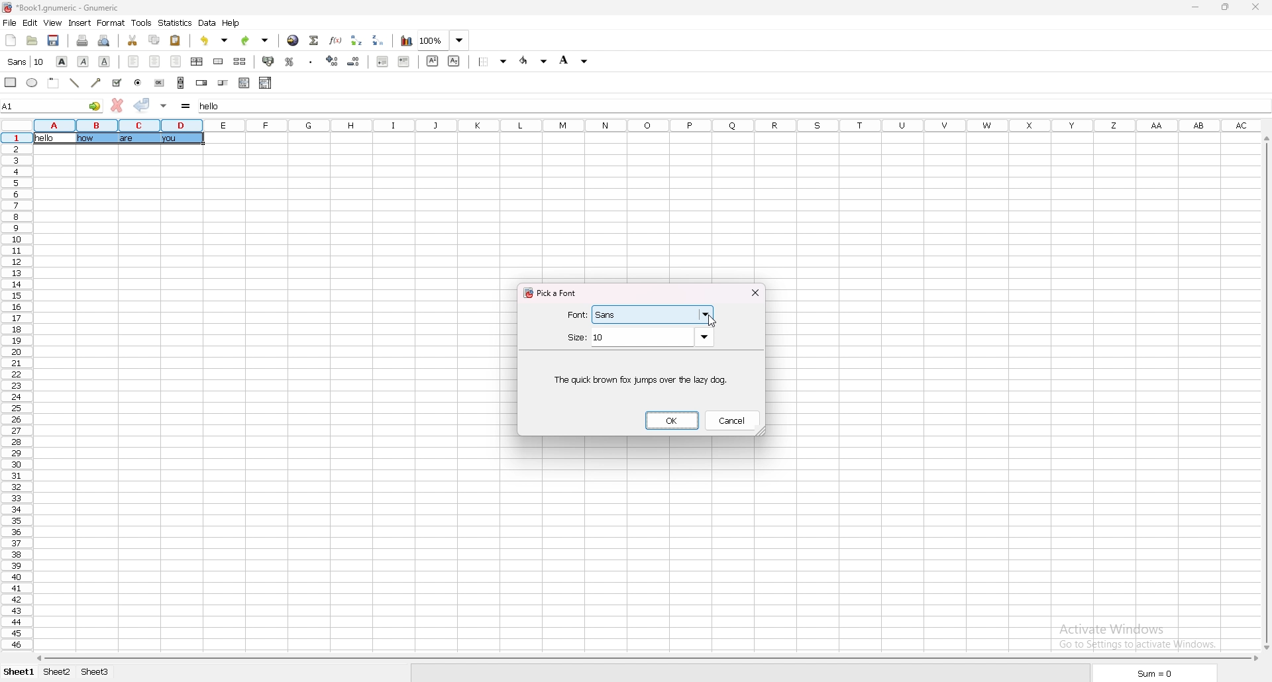  I want to click on new, so click(10, 40).